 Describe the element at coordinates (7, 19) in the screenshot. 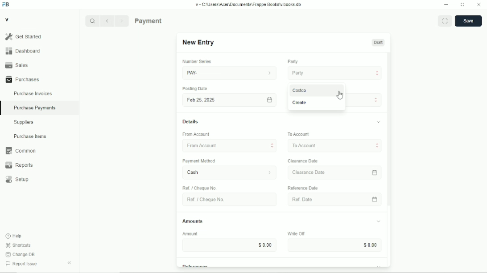

I see `V` at that location.